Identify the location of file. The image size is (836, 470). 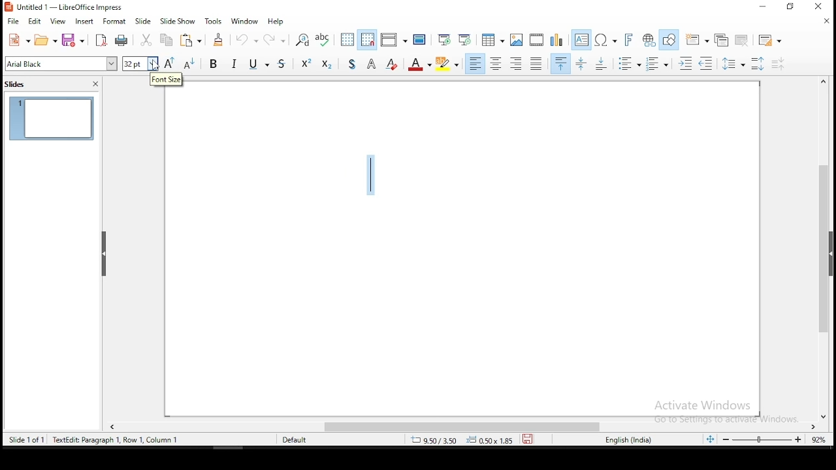
(13, 21).